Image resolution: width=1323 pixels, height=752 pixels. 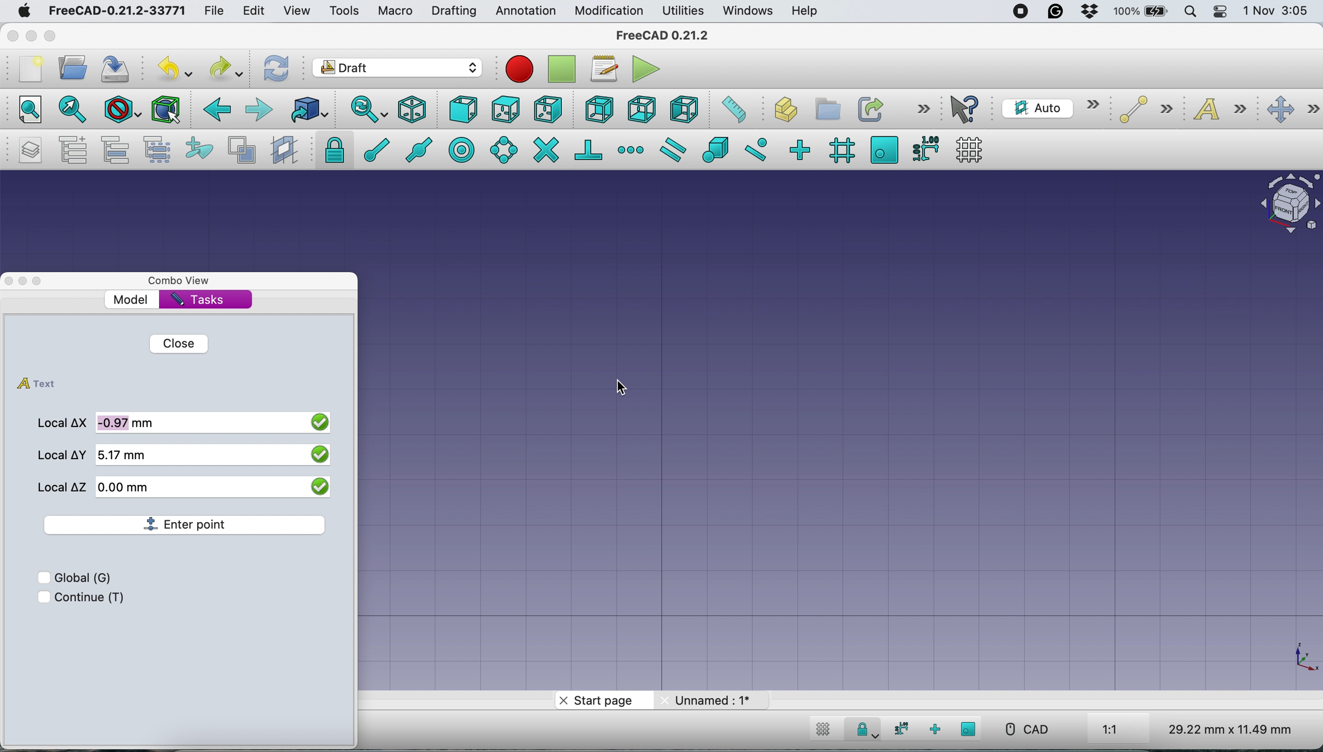 I want to click on file, so click(x=214, y=12).